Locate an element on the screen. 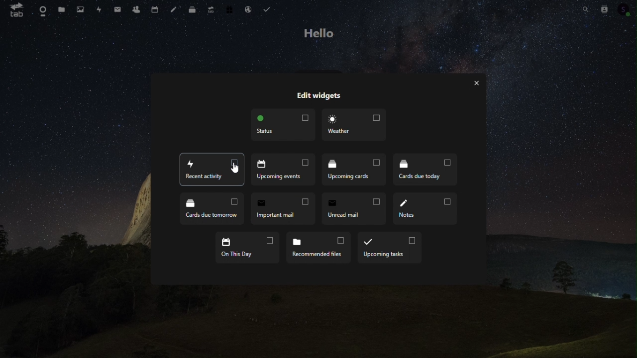  Important mail is located at coordinates (282, 210).